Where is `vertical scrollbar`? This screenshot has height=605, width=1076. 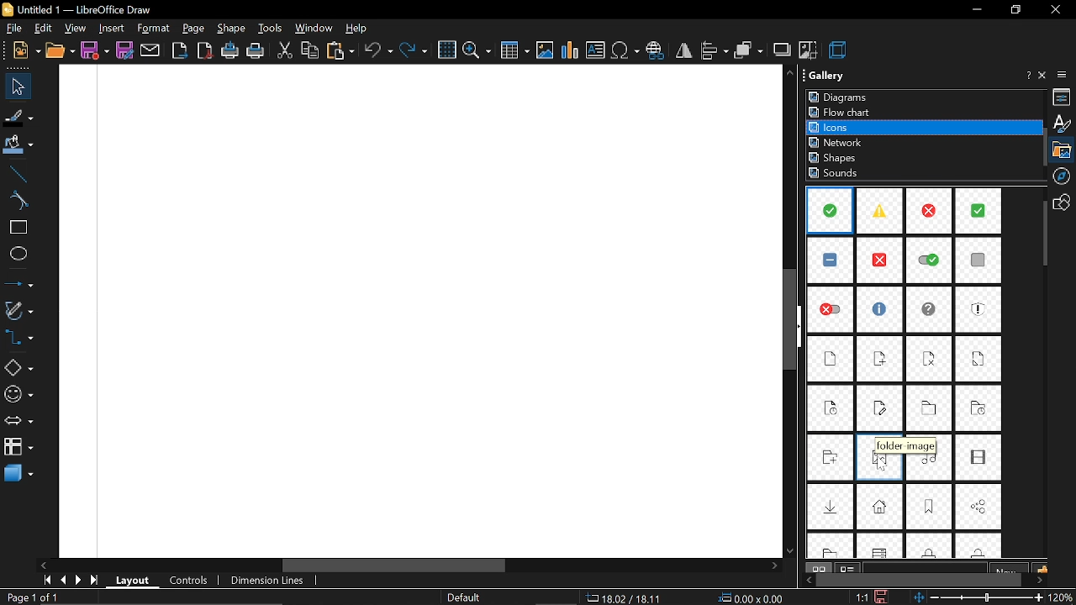
vertical scrollbar is located at coordinates (1042, 234).